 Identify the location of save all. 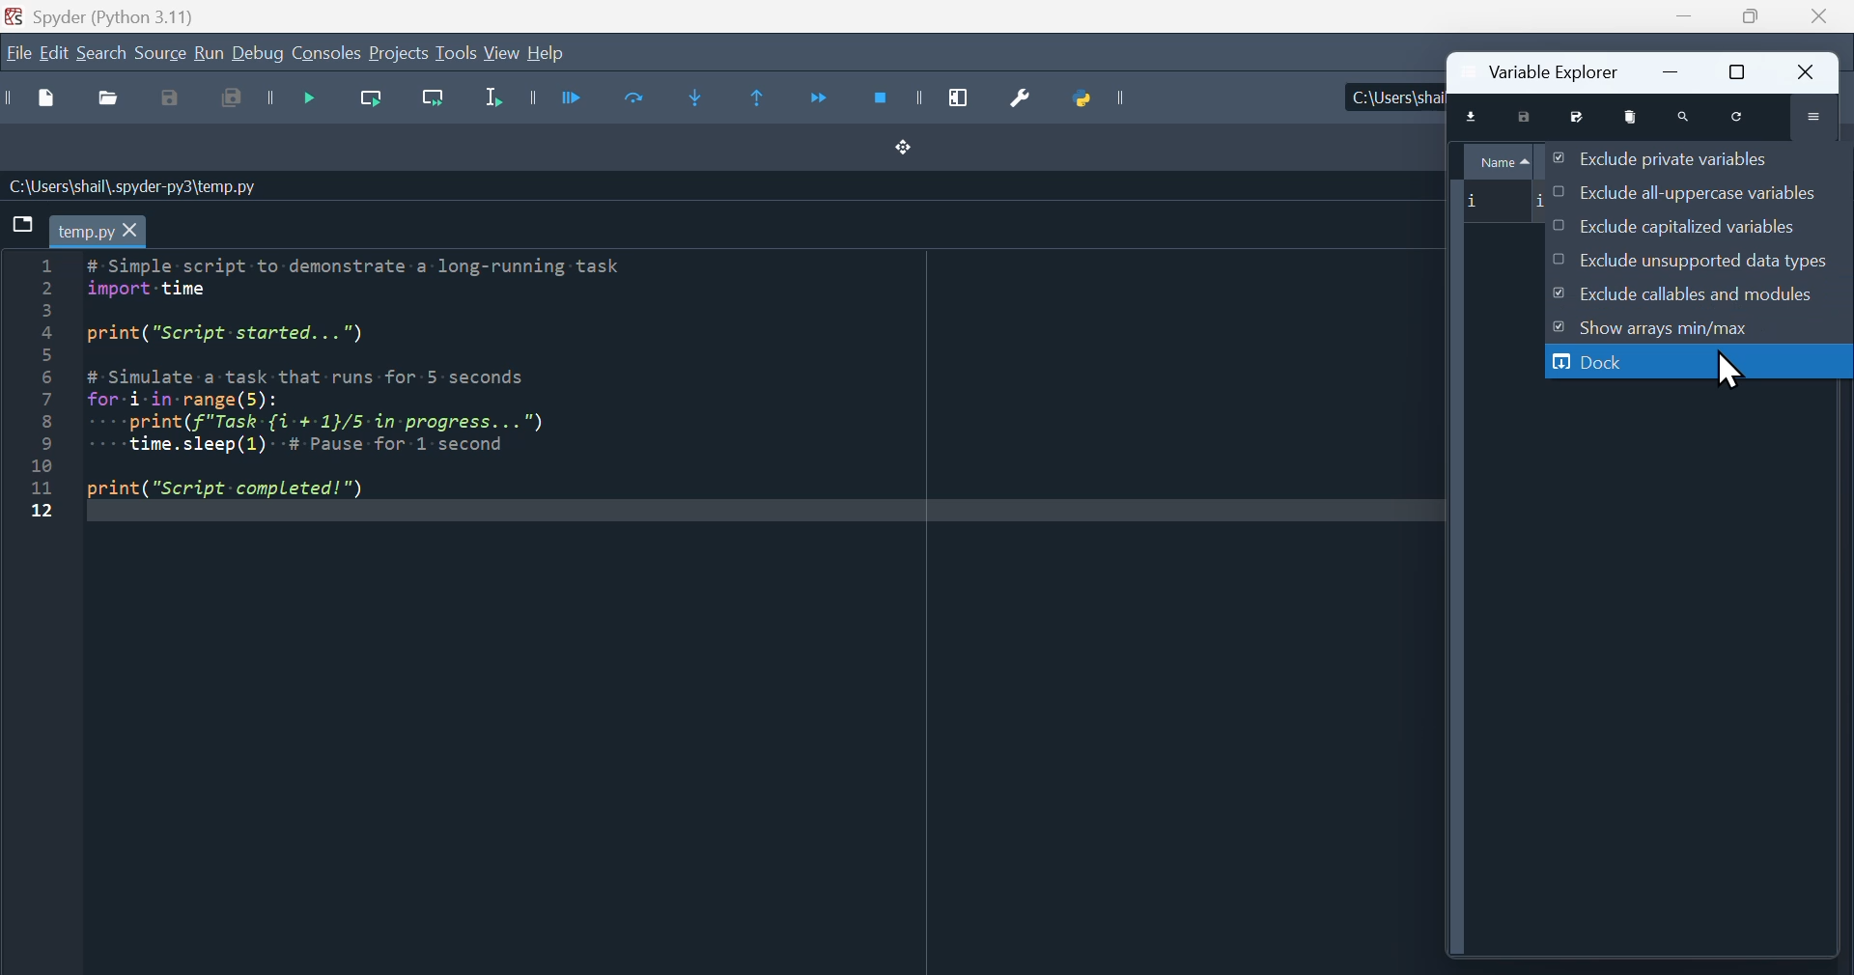
(234, 104).